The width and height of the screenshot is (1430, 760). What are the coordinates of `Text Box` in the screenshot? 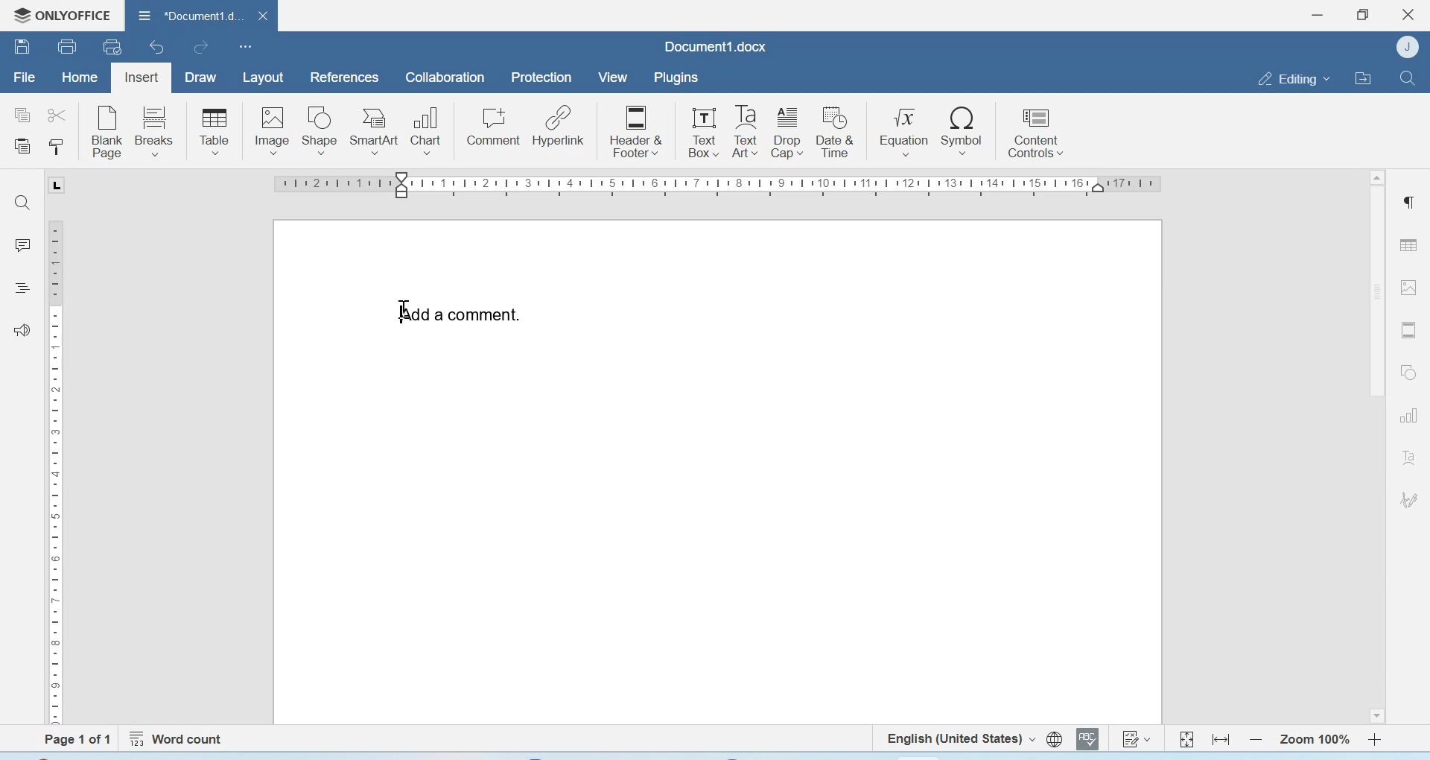 It's located at (700, 132).